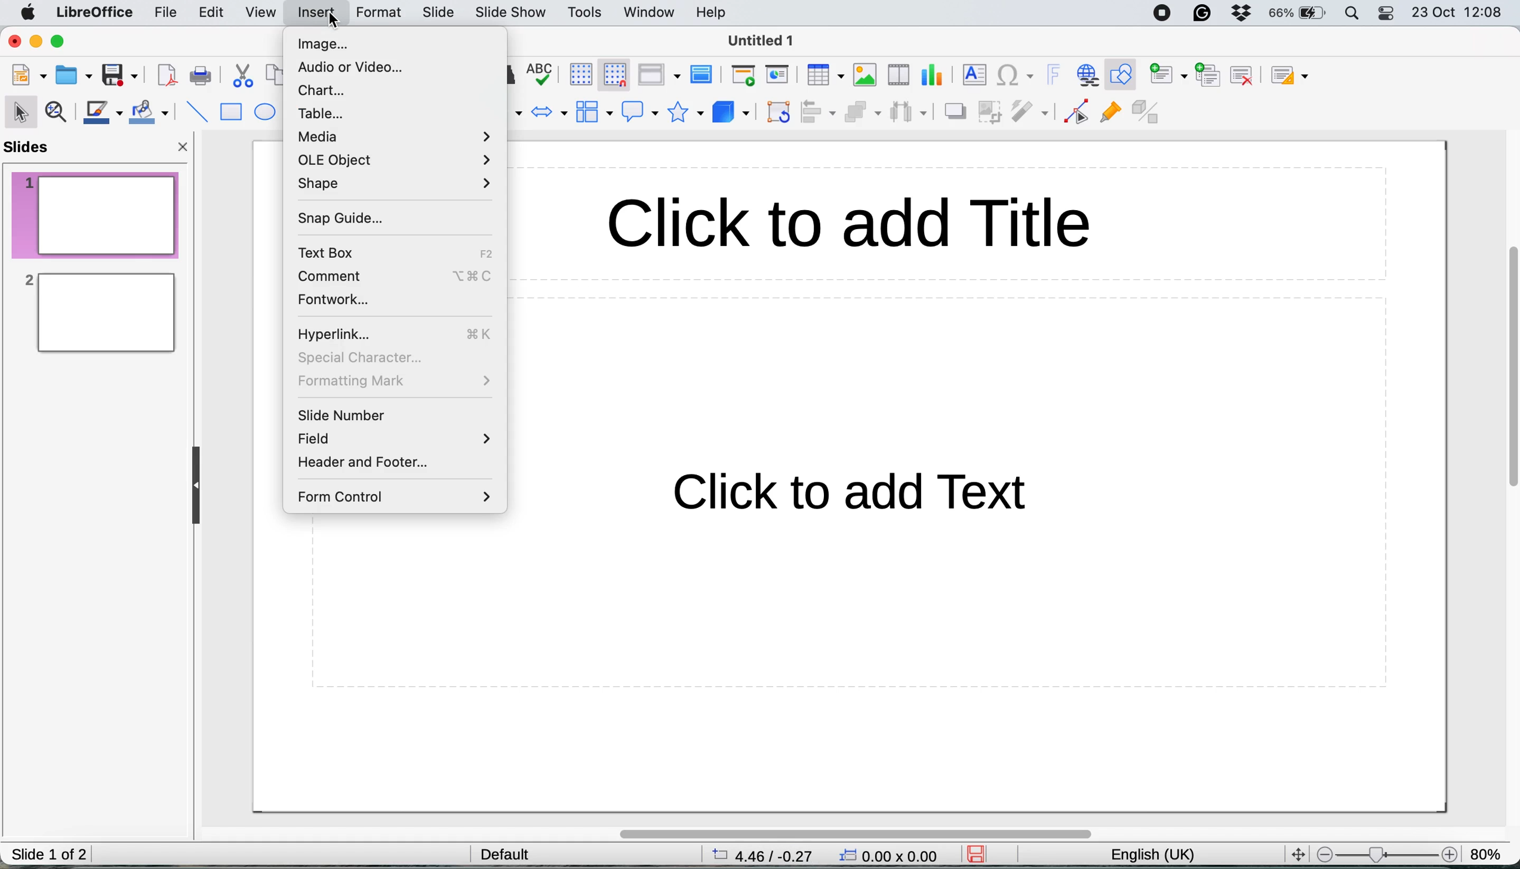 The width and height of the screenshot is (1520, 869). I want to click on insert, so click(314, 11).